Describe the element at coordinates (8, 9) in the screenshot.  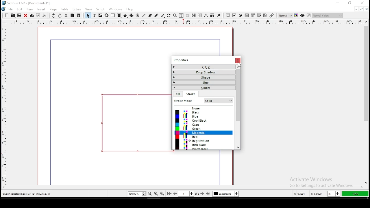
I see `file` at that location.